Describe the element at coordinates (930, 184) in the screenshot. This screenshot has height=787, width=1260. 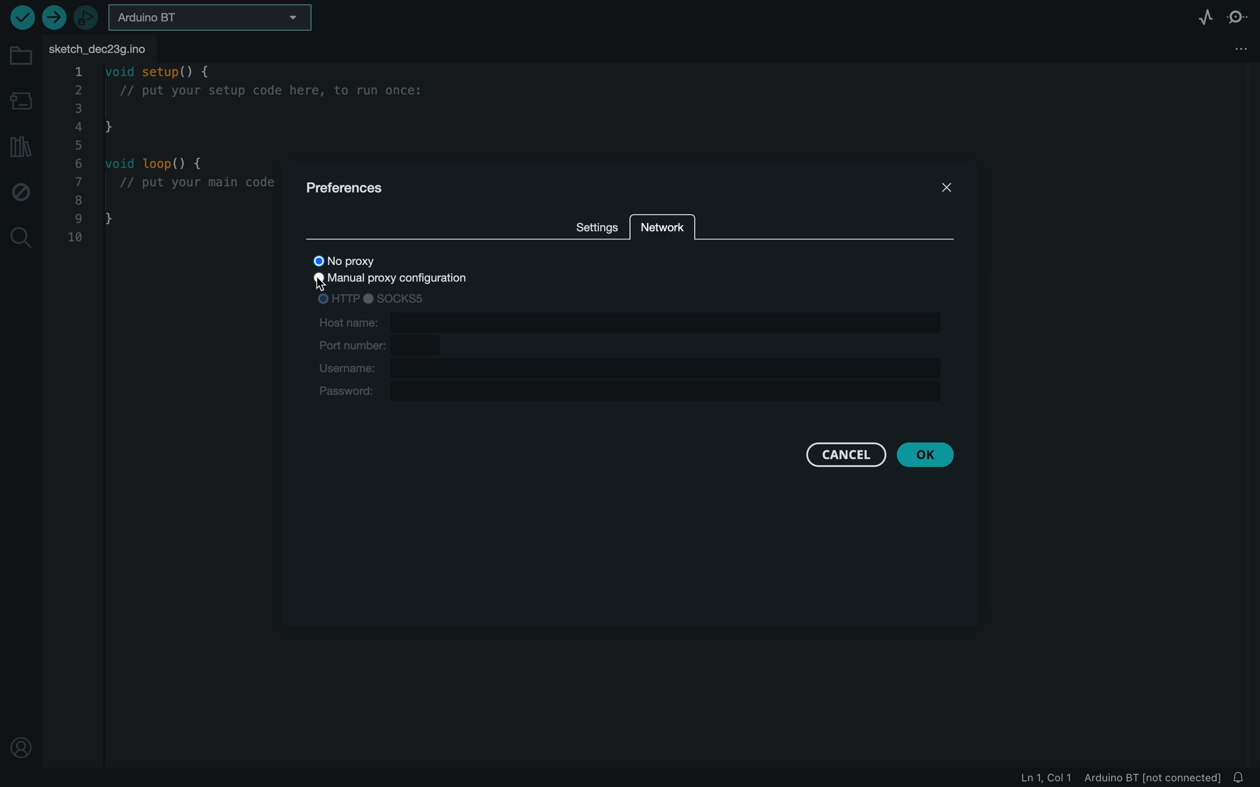
I see `close` at that location.